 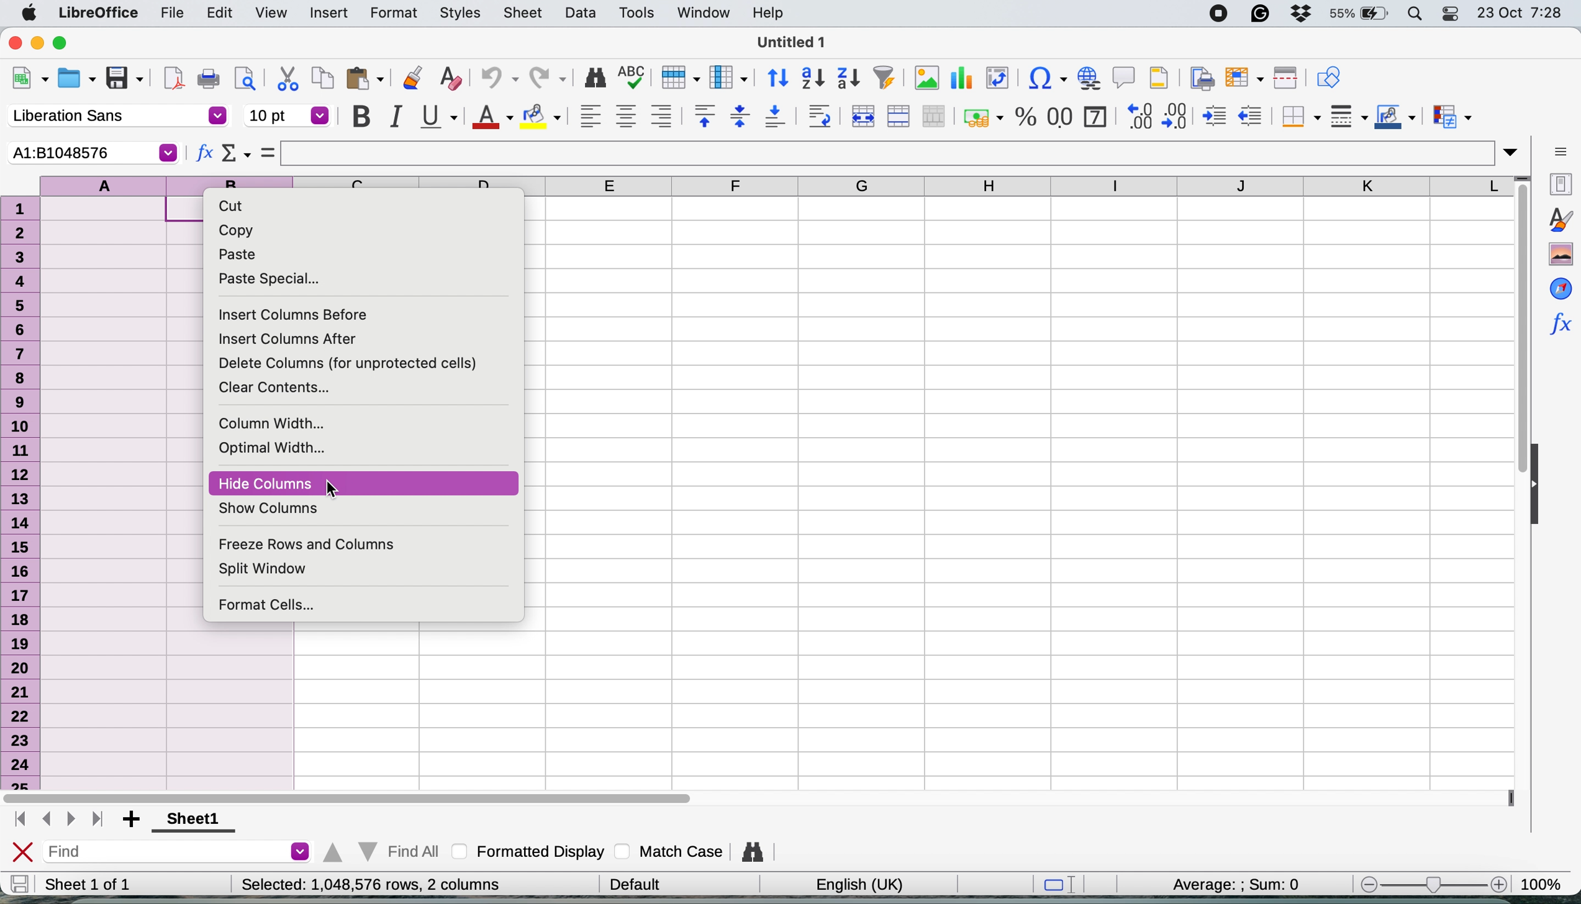 I want to click on file, so click(x=171, y=12).